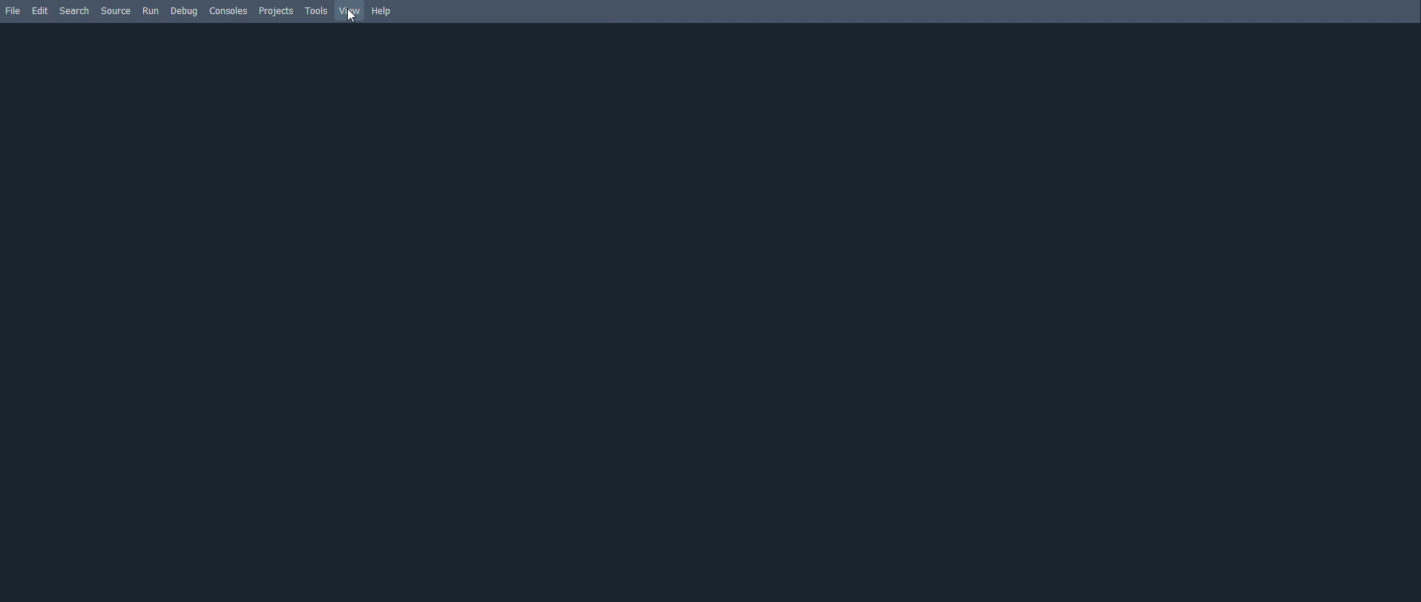  Describe the element at coordinates (39, 10) in the screenshot. I see `Edit` at that location.